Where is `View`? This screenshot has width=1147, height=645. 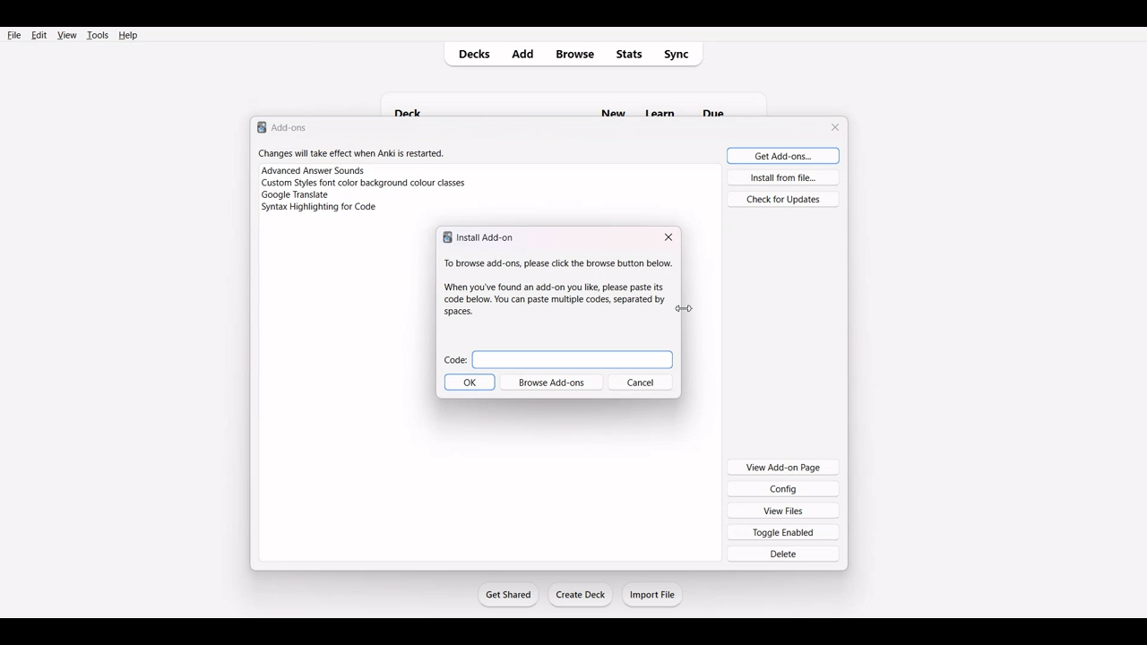 View is located at coordinates (66, 35).